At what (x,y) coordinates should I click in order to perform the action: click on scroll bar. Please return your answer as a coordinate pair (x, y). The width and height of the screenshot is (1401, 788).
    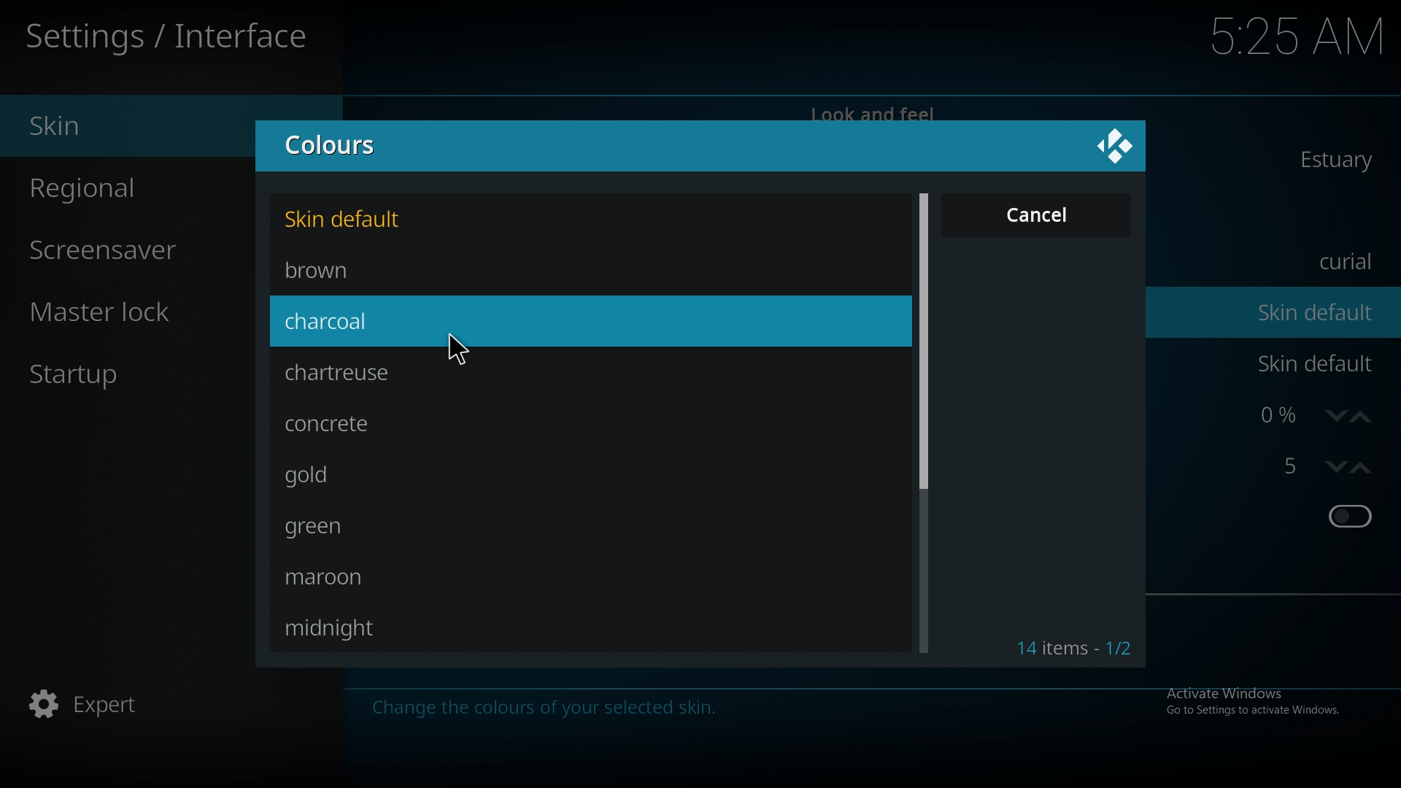
    Looking at the image, I should click on (925, 341).